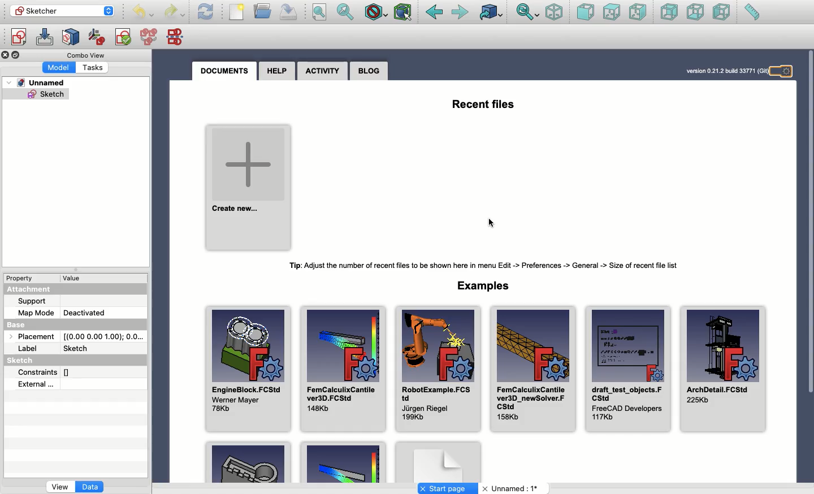 The height and width of the screenshot is (494, 814). I want to click on Sync view, so click(527, 12).